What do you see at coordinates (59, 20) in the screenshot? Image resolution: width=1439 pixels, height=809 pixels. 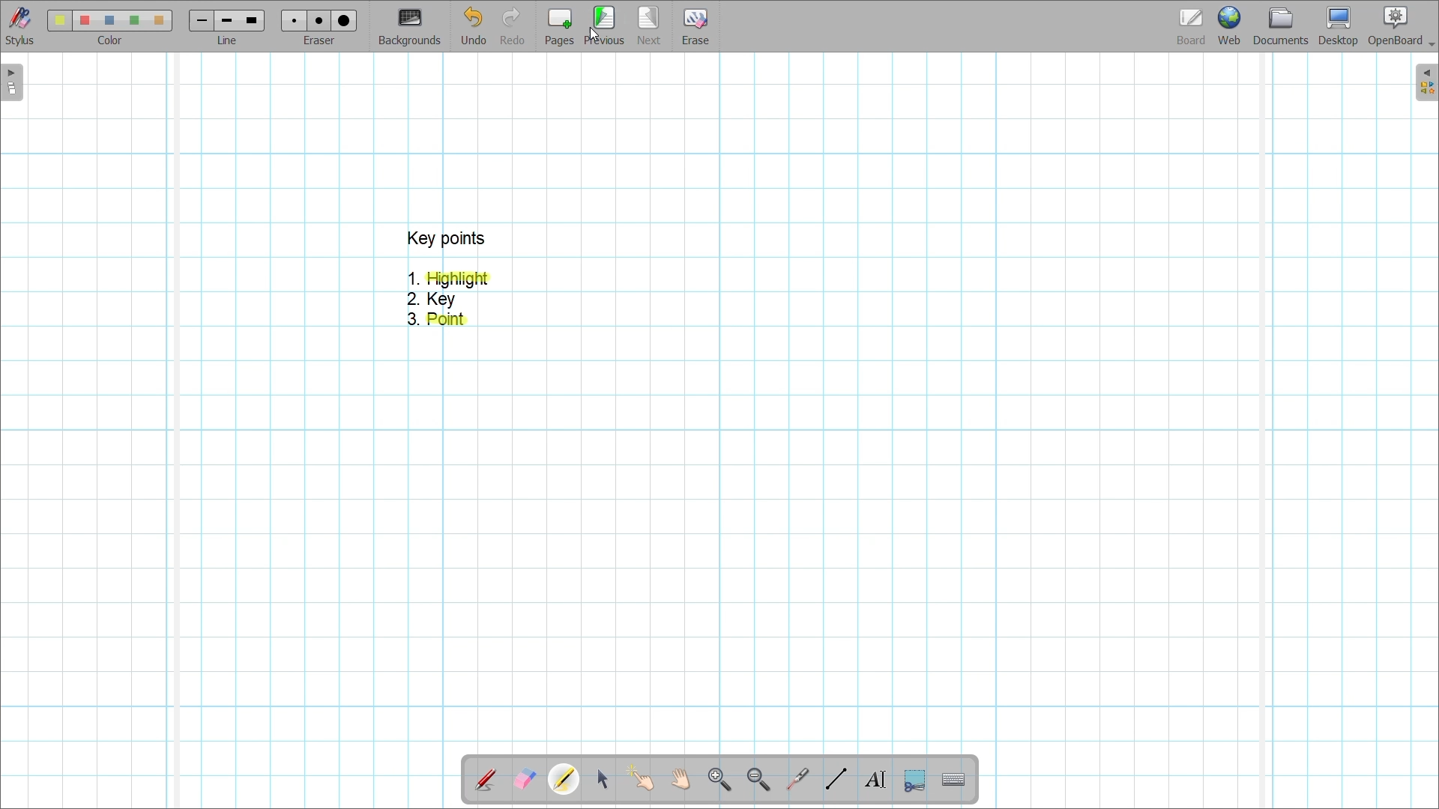 I see `Color 1` at bounding box center [59, 20].